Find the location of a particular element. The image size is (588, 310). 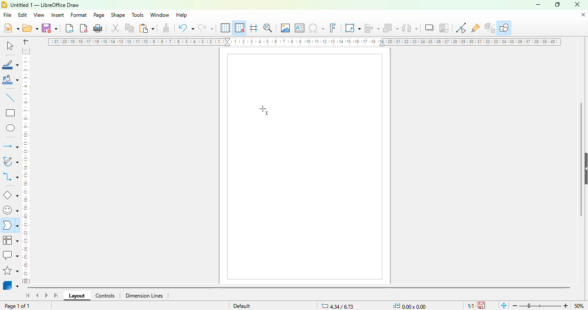

lines and arrows is located at coordinates (10, 146).